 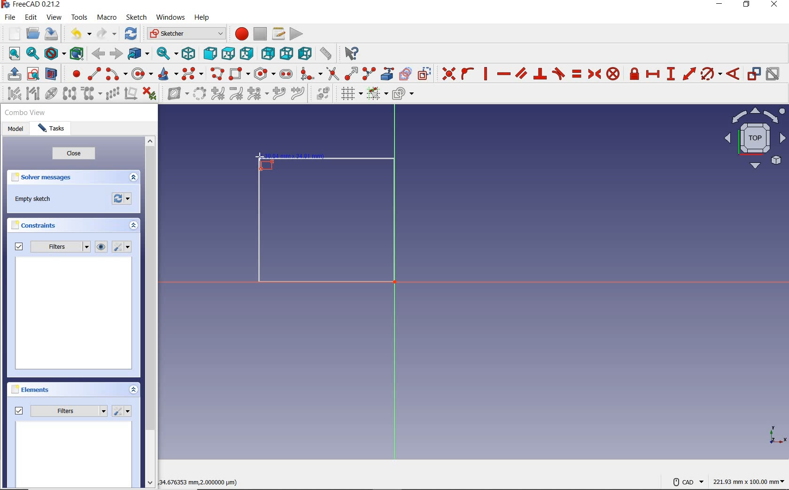 What do you see at coordinates (175, 94) in the screenshot?
I see `show/hide B-Spline information layer` at bounding box center [175, 94].